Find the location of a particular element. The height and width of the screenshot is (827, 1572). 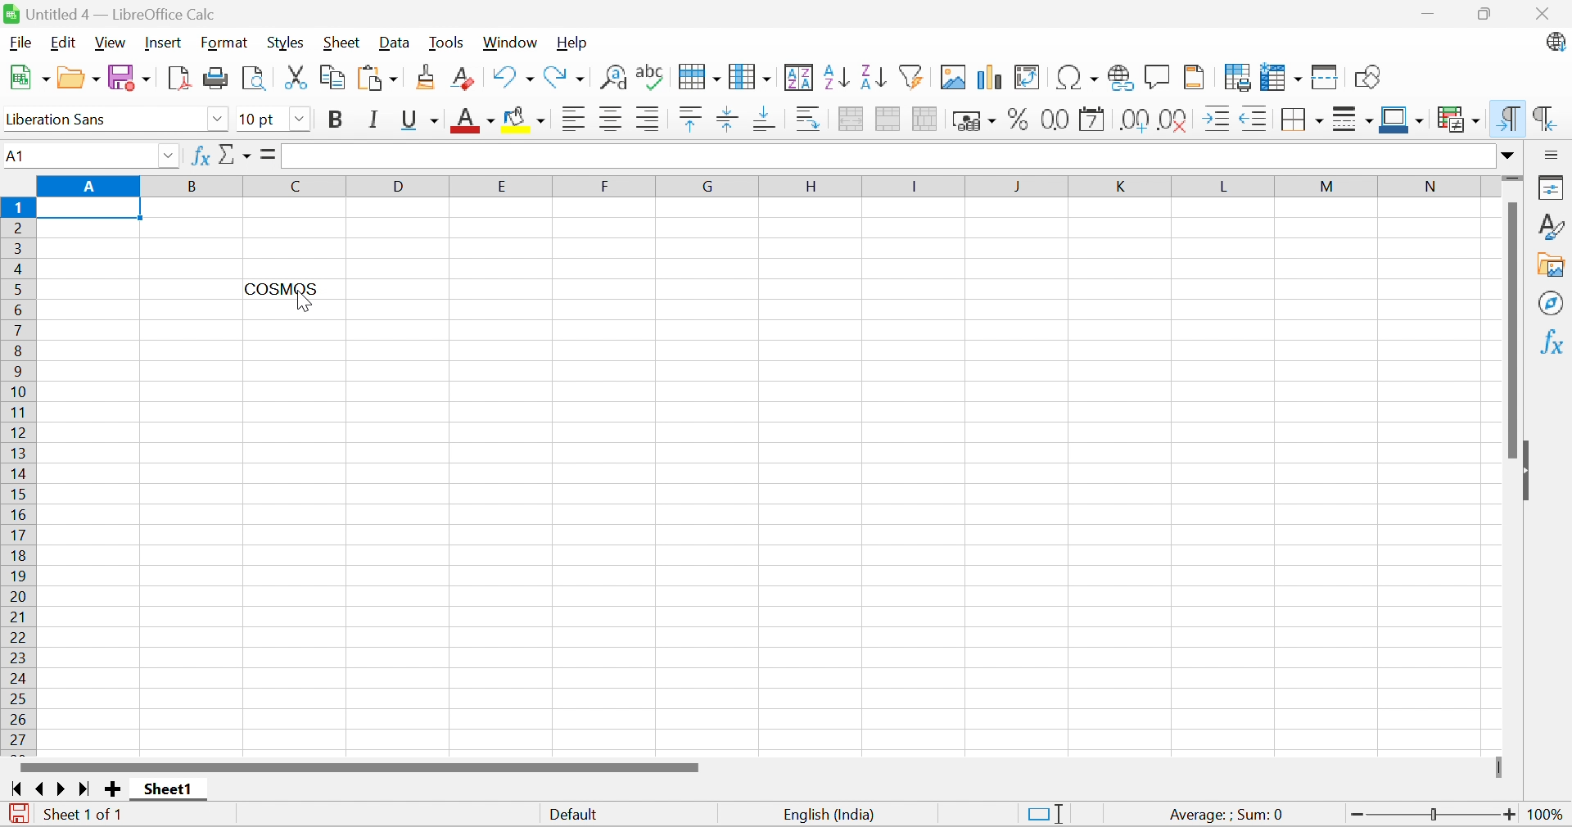

Background Color is located at coordinates (524, 120).